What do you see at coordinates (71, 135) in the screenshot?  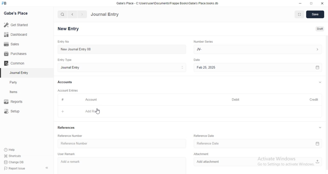 I see `Reference Number` at bounding box center [71, 135].